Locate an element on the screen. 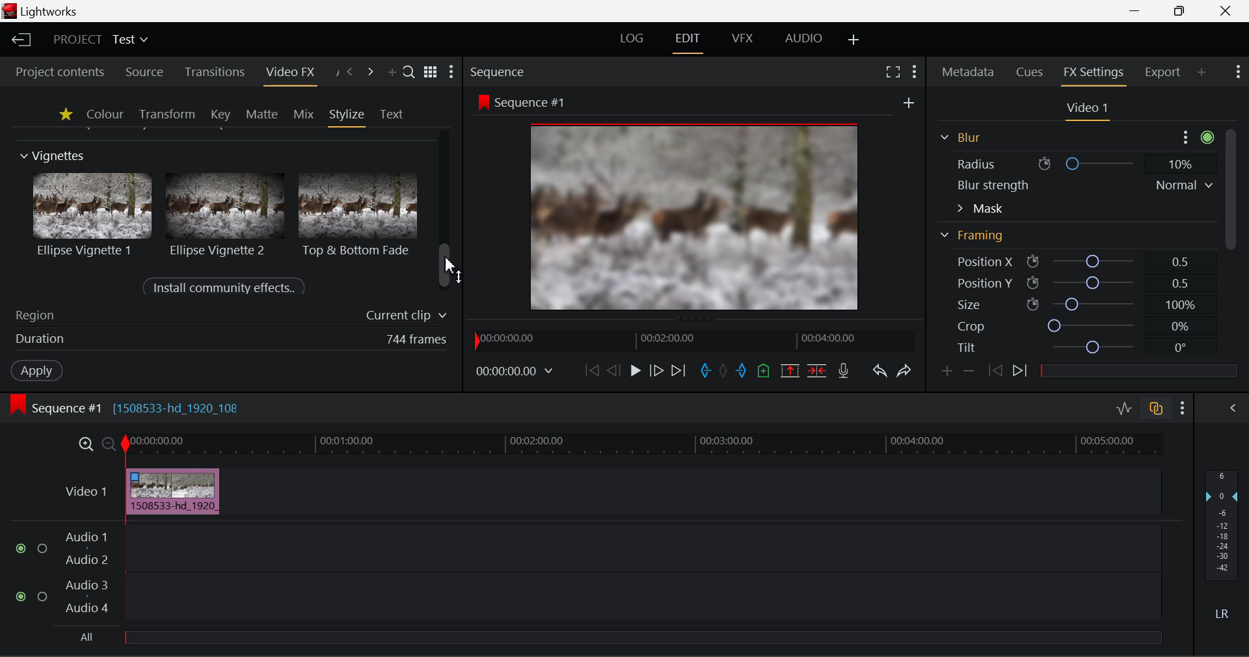 The image size is (1249, 657). Show Settings is located at coordinates (1183, 406).